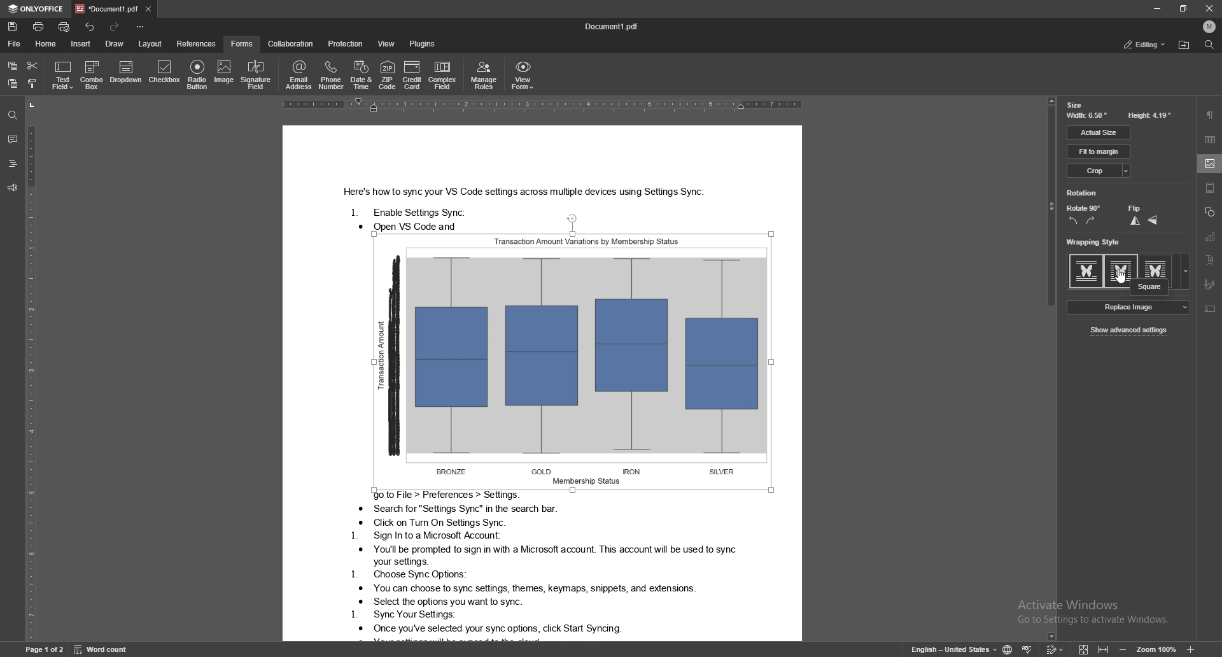  I want to click on header and footer, so click(1211, 188).